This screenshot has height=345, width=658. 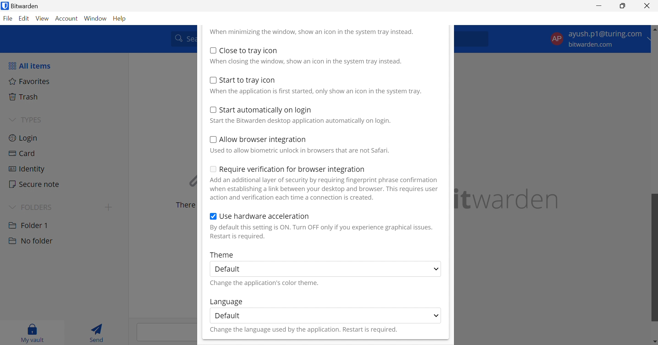 I want to click on Favorites, so click(x=30, y=81).